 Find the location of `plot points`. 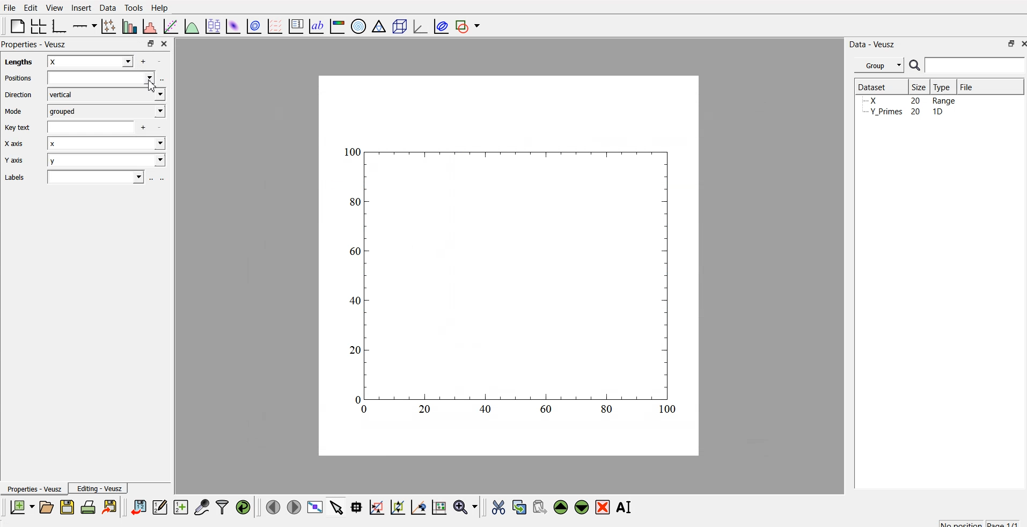

plot points is located at coordinates (106, 26).